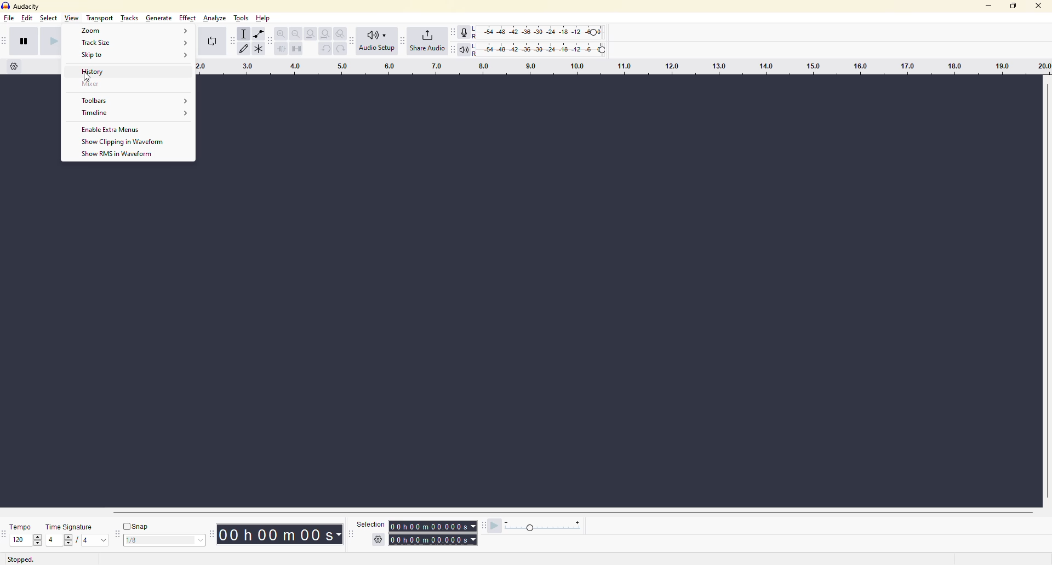  I want to click on analyze, so click(212, 21).